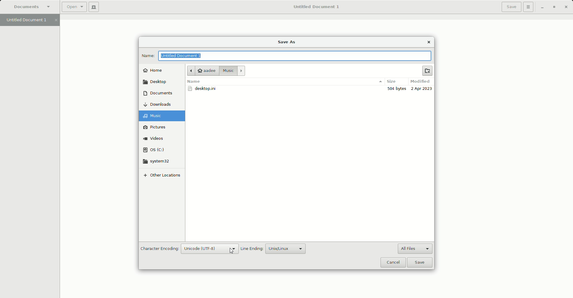 Image resolution: width=573 pixels, height=298 pixels. I want to click on Desktop, so click(156, 82).